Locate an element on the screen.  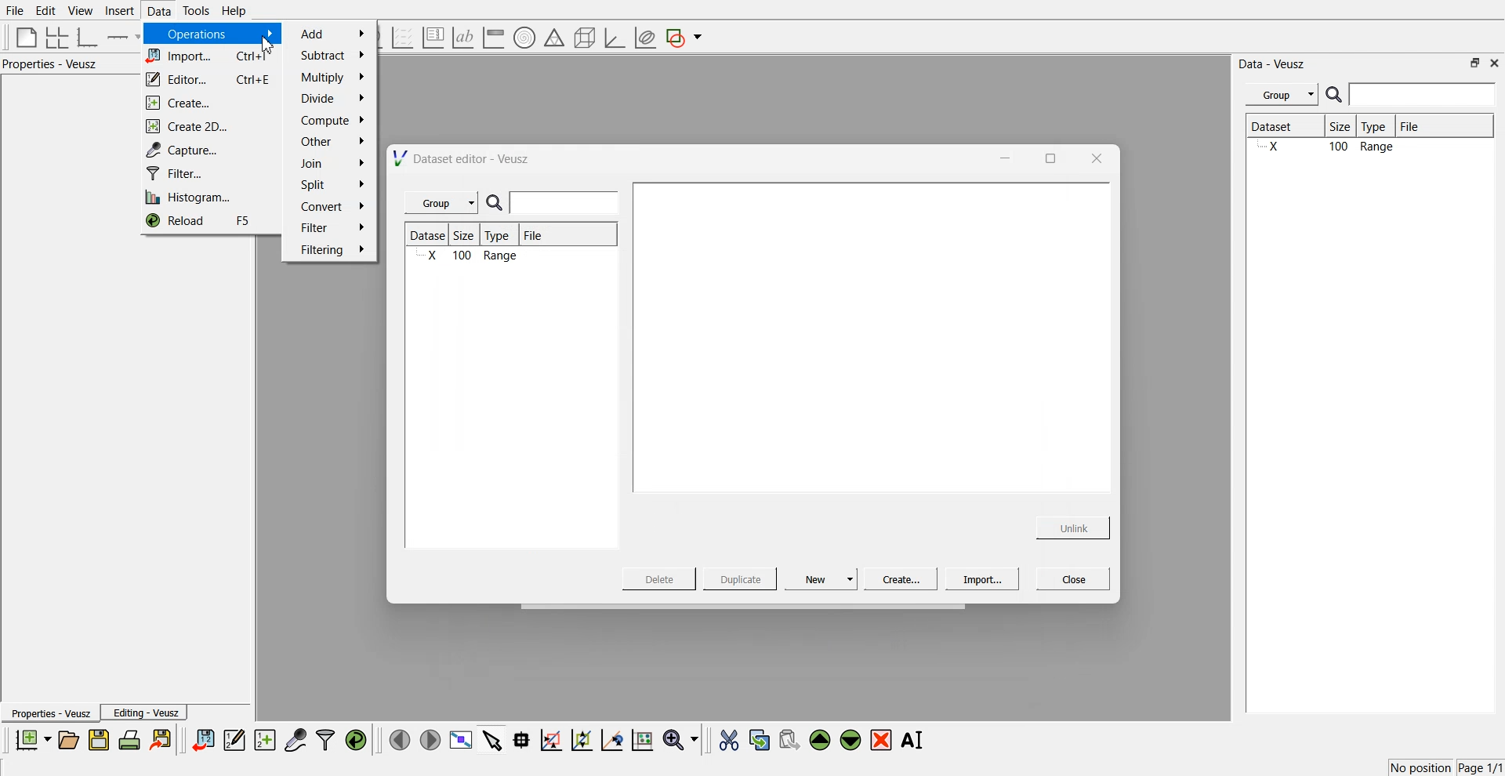
Dataset editor - Veusz     is located at coordinates (463, 158).